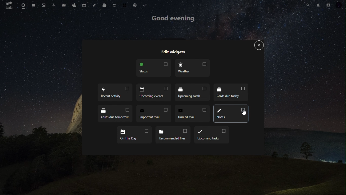 Image resolution: width=346 pixels, height=195 pixels. Describe the element at coordinates (244, 113) in the screenshot. I see `Cursor` at that location.